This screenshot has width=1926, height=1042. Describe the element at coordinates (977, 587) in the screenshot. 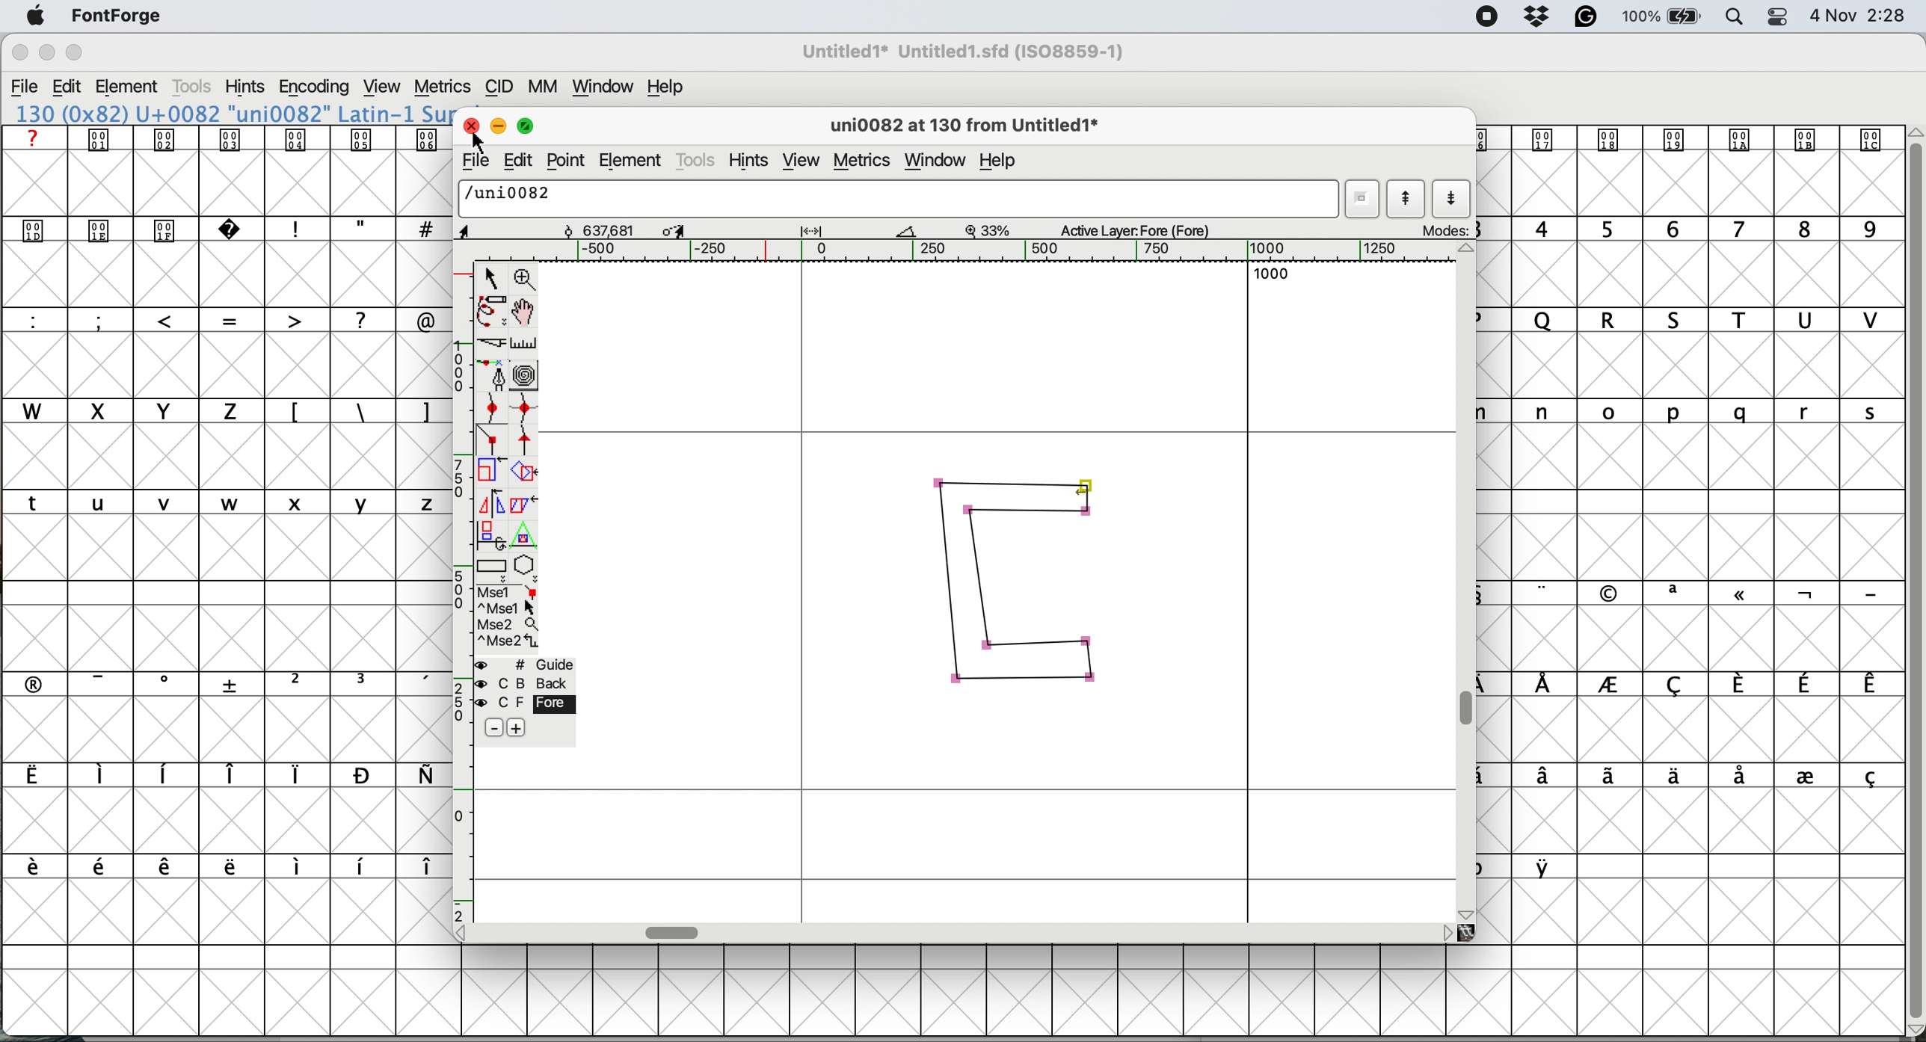

I see `corner points connected` at that location.